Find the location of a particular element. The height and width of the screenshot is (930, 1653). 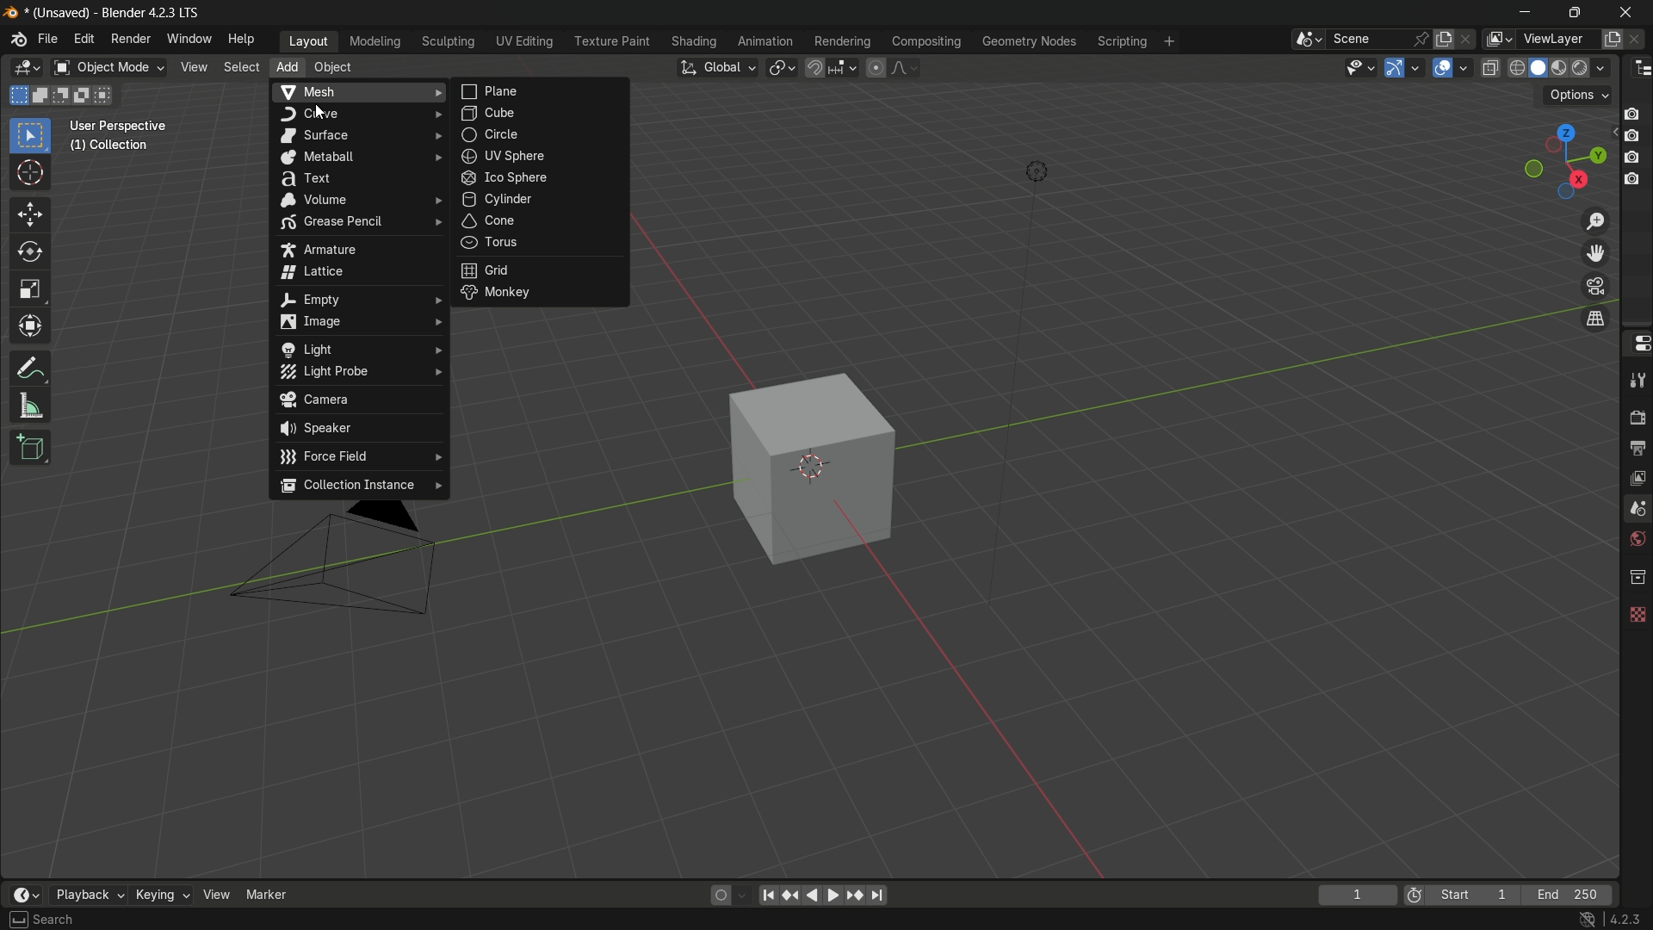

toggle the camera view is located at coordinates (1595, 286).